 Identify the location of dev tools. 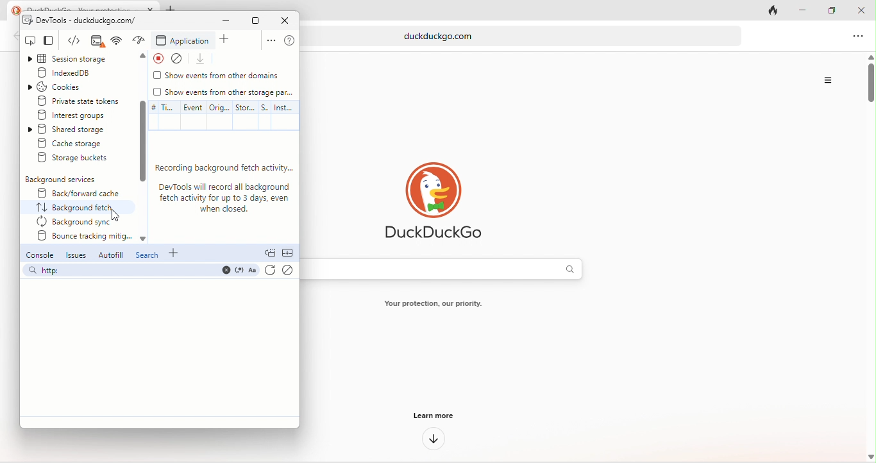
(81, 21).